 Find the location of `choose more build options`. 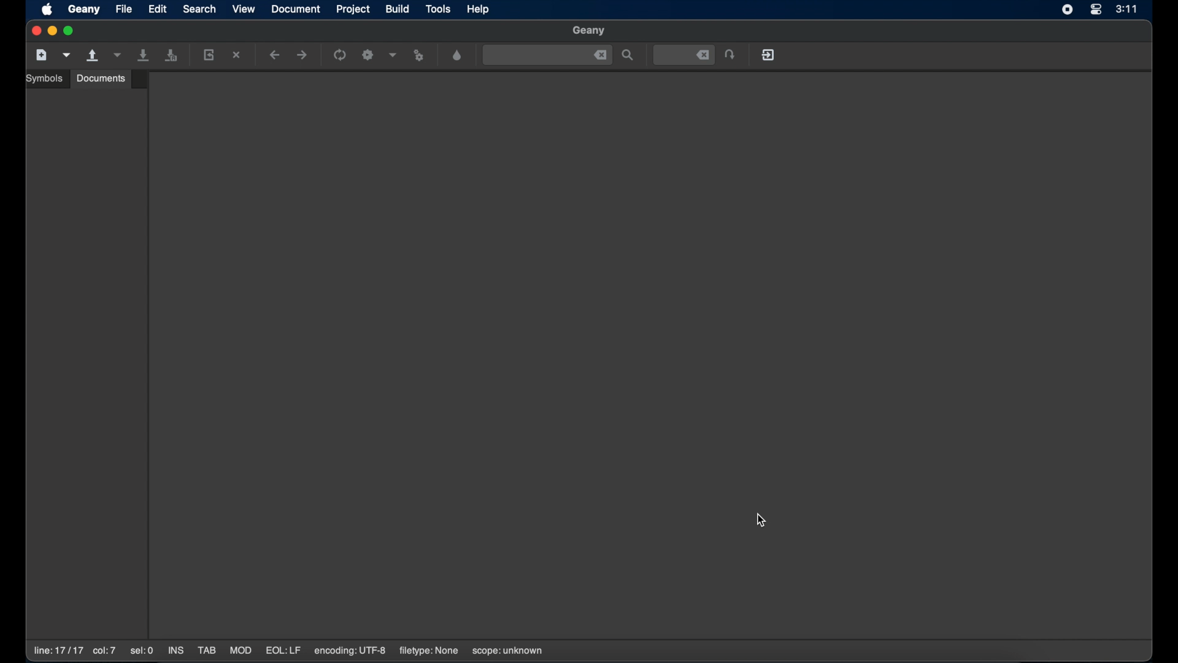

choose more build options is located at coordinates (393, 55).